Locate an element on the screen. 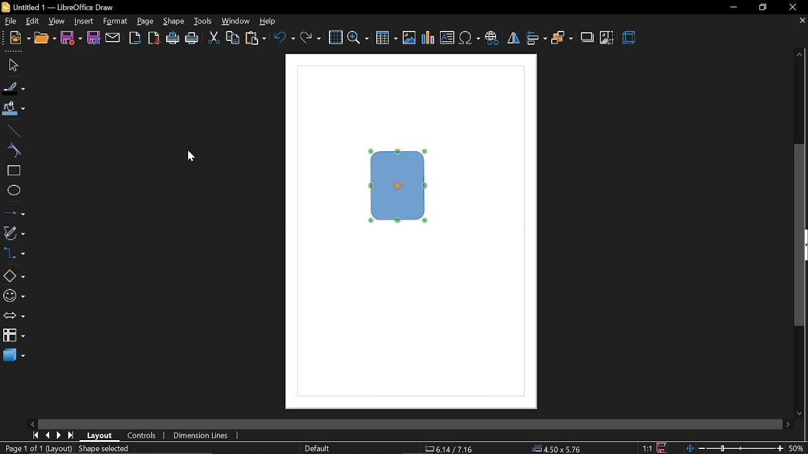 The height and width of the screenshot is (454, 808). help is located at coordinates (269, 22).